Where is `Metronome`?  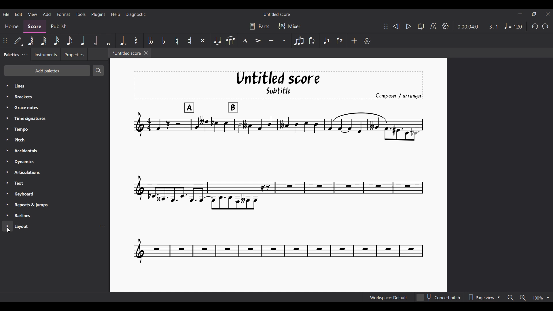
Metronome is located at coordinates (433, 26).